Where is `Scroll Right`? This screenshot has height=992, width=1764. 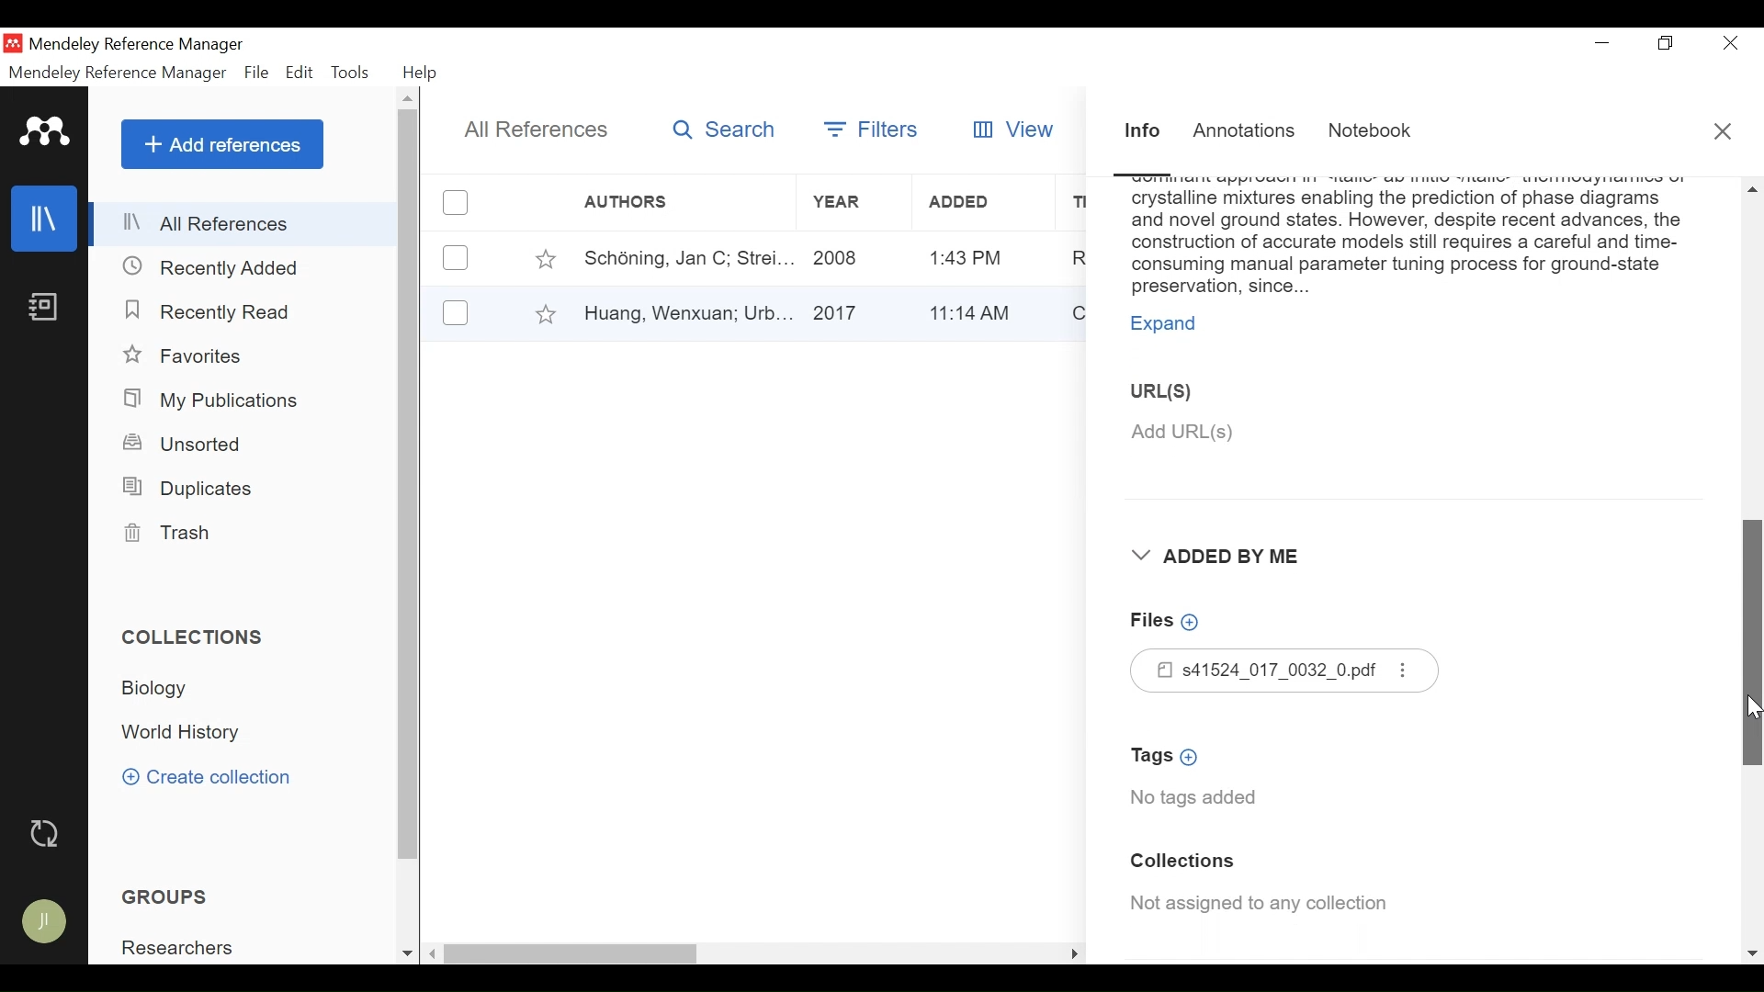
Scroll Right is located at coordinates (1075, 953).